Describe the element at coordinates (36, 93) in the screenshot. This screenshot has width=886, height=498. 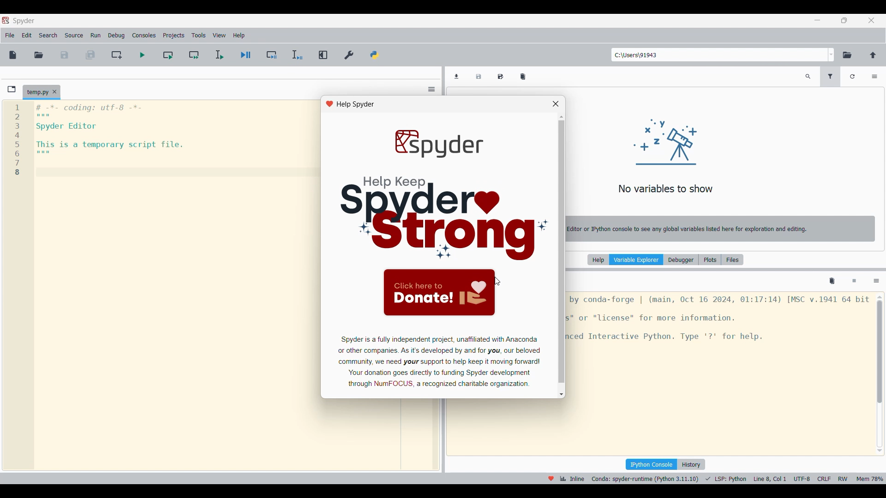
I see `Current tab` at that location.